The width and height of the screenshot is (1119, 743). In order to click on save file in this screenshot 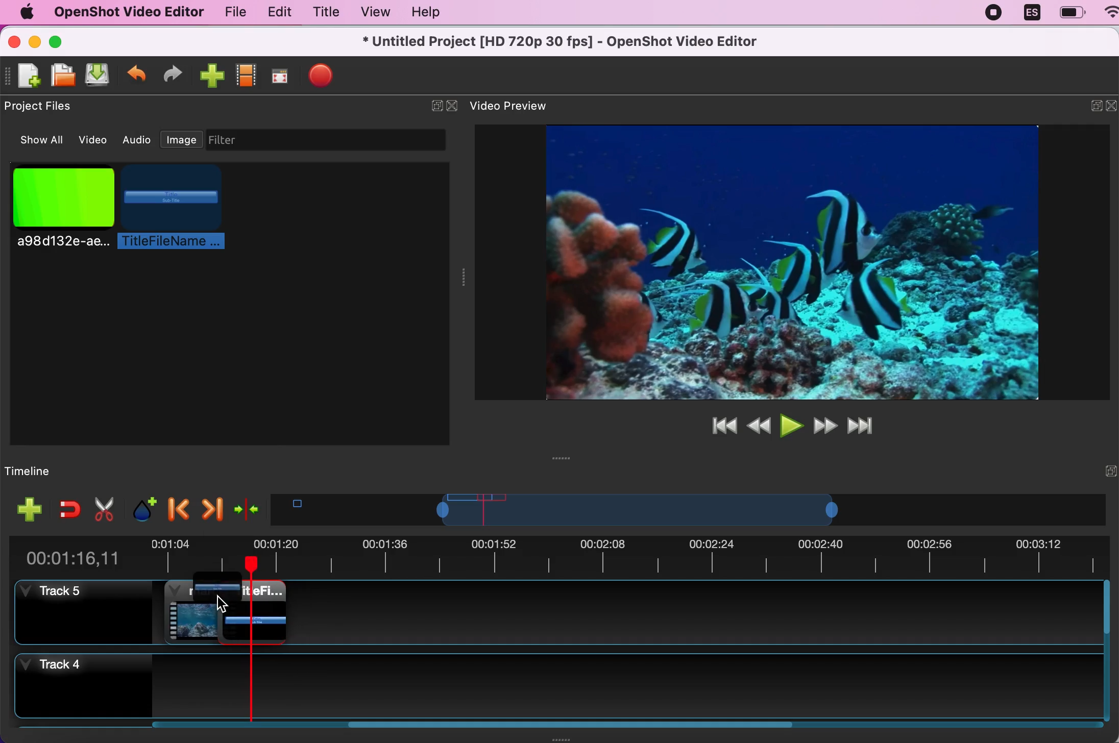, I will do `click(100, 76)`.